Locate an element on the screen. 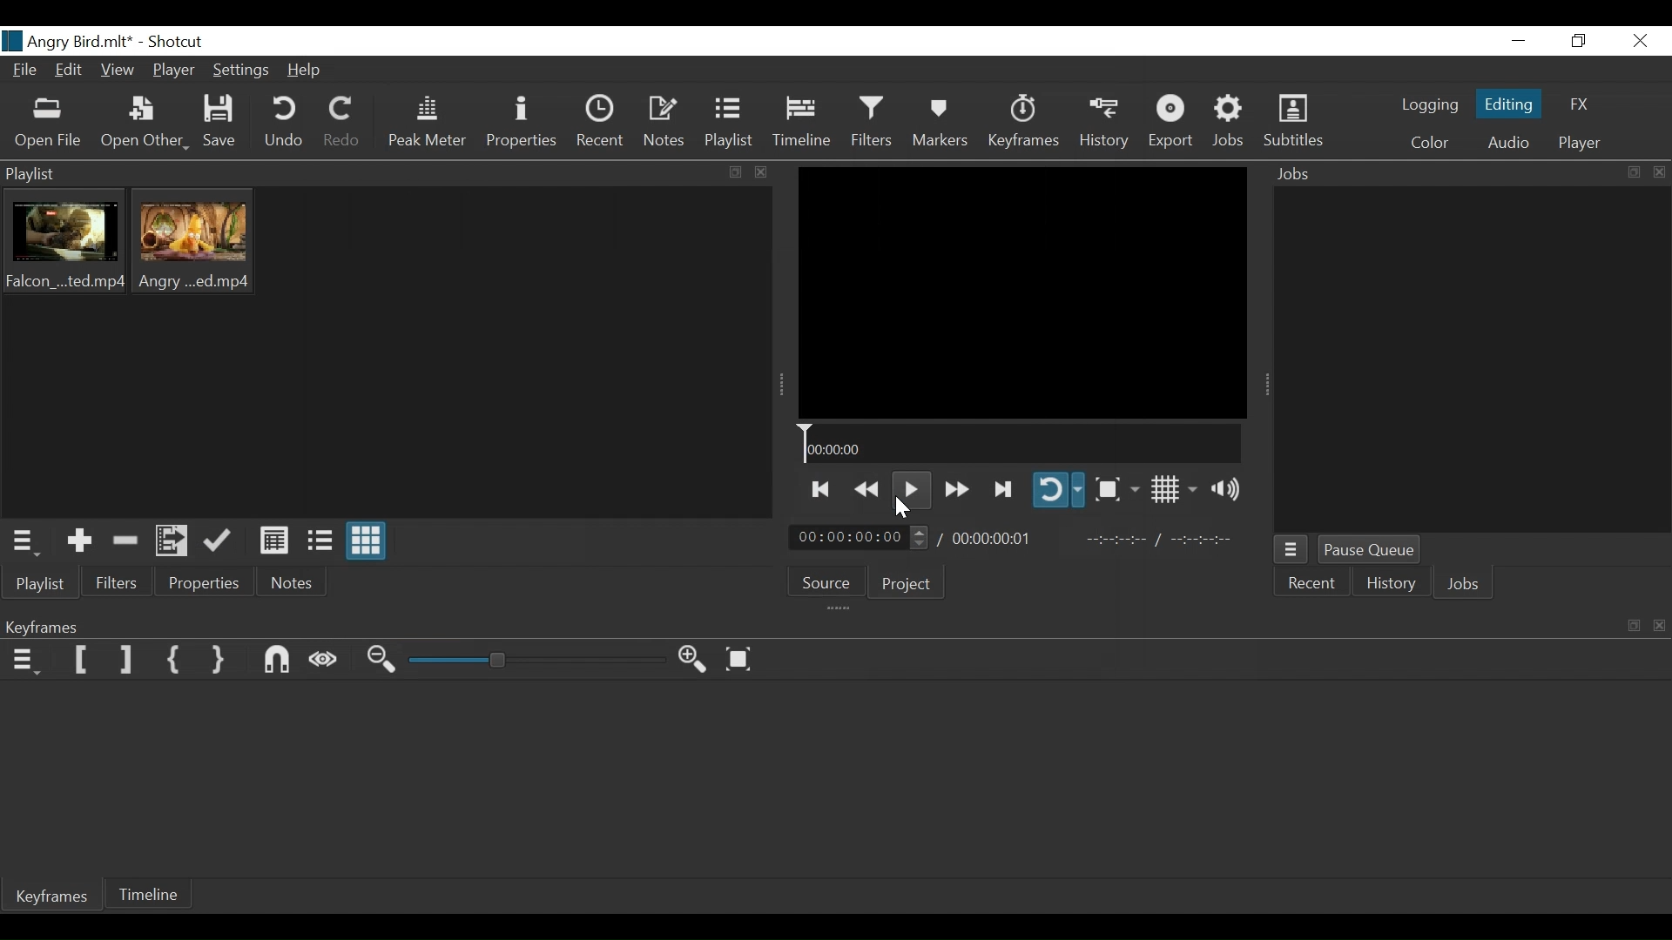  Keyframes is located at coordinates (1026, 122).